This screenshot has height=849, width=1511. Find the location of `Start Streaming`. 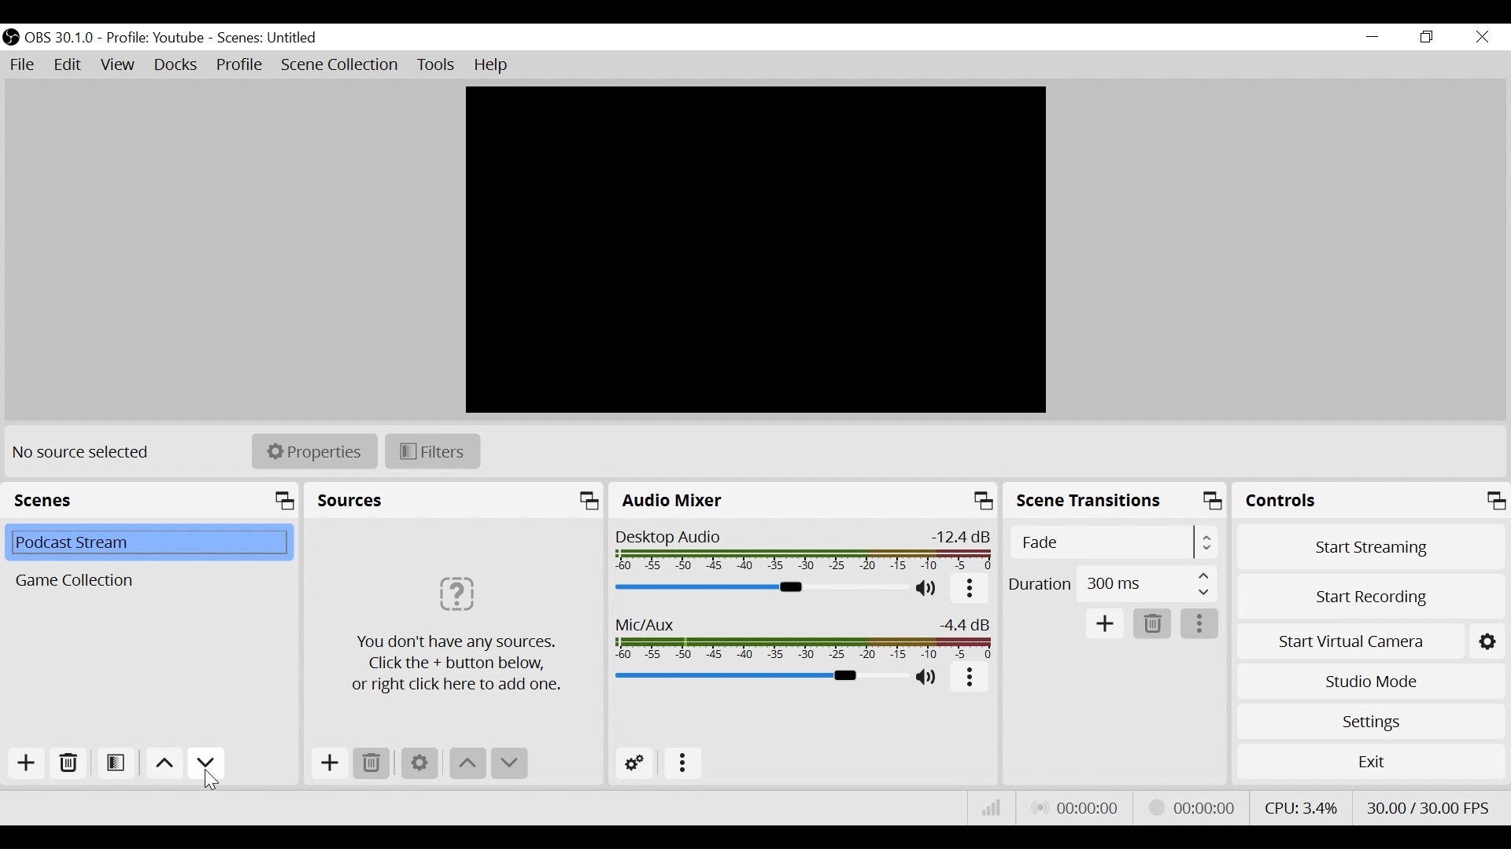

Start Streaming is located at coordinates (1371, 543).